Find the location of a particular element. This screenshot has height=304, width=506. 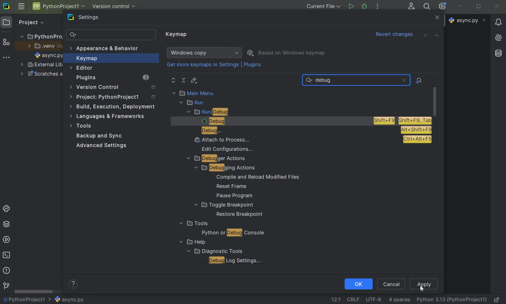

close is located at coordinates (436, 18).